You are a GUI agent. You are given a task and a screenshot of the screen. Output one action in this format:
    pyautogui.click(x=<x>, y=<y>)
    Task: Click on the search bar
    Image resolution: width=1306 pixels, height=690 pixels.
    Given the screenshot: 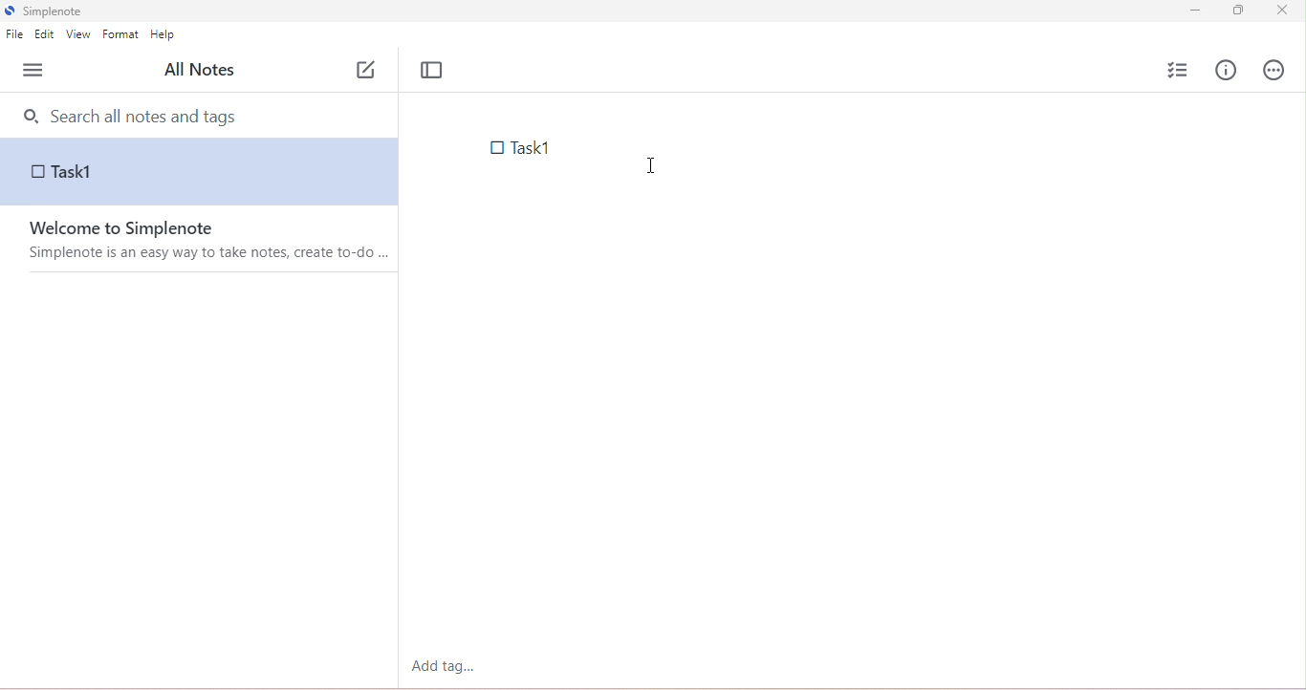 What is the action you would take?
    pyautogui.click(x=203, y=115)
    